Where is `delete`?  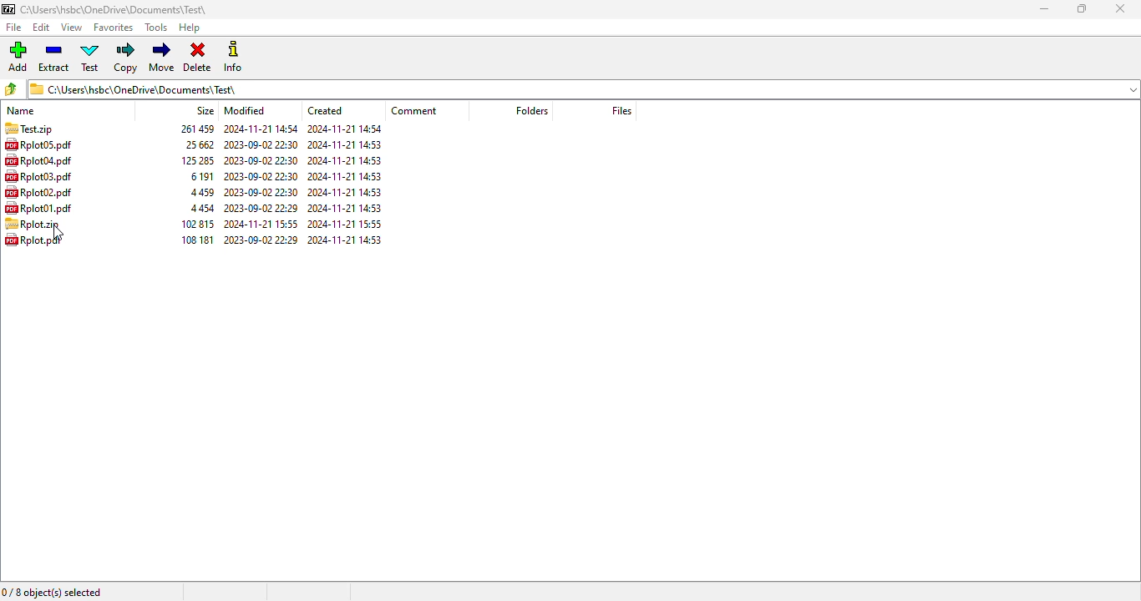 delete is located at coordinates (198, 57).